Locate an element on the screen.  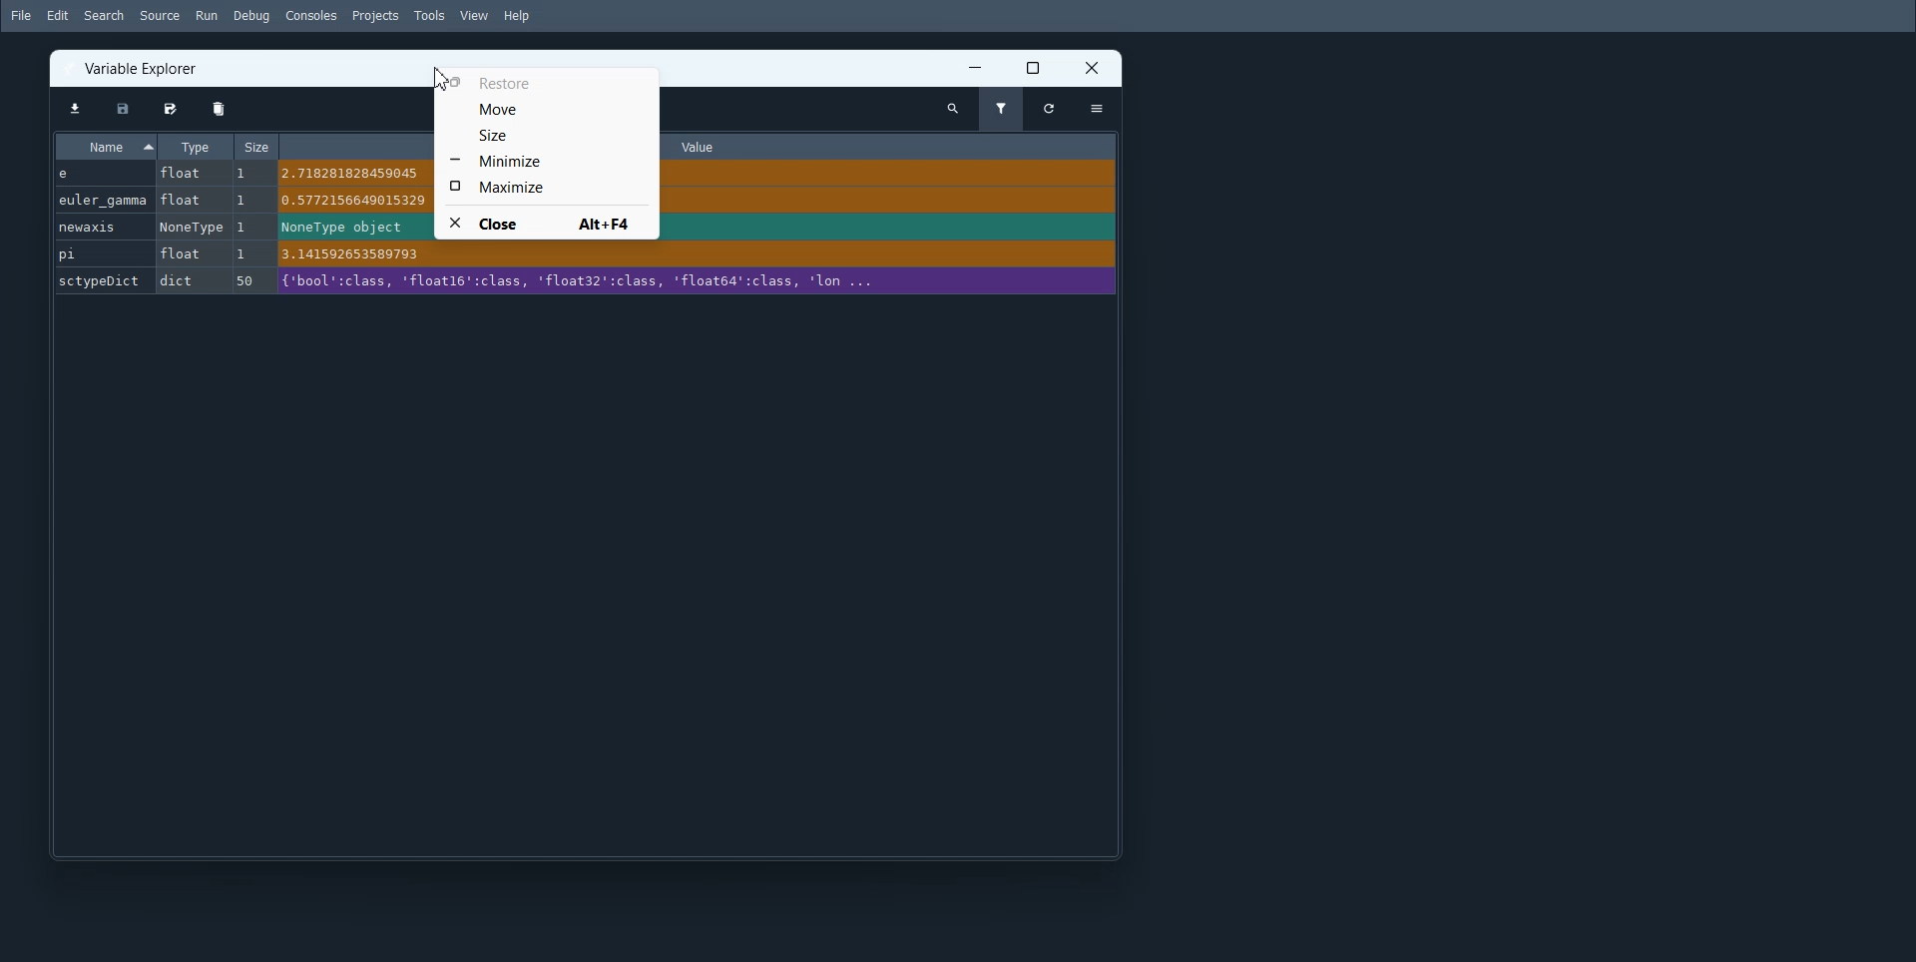
Remove all variables is located at coordinates (217, 108).